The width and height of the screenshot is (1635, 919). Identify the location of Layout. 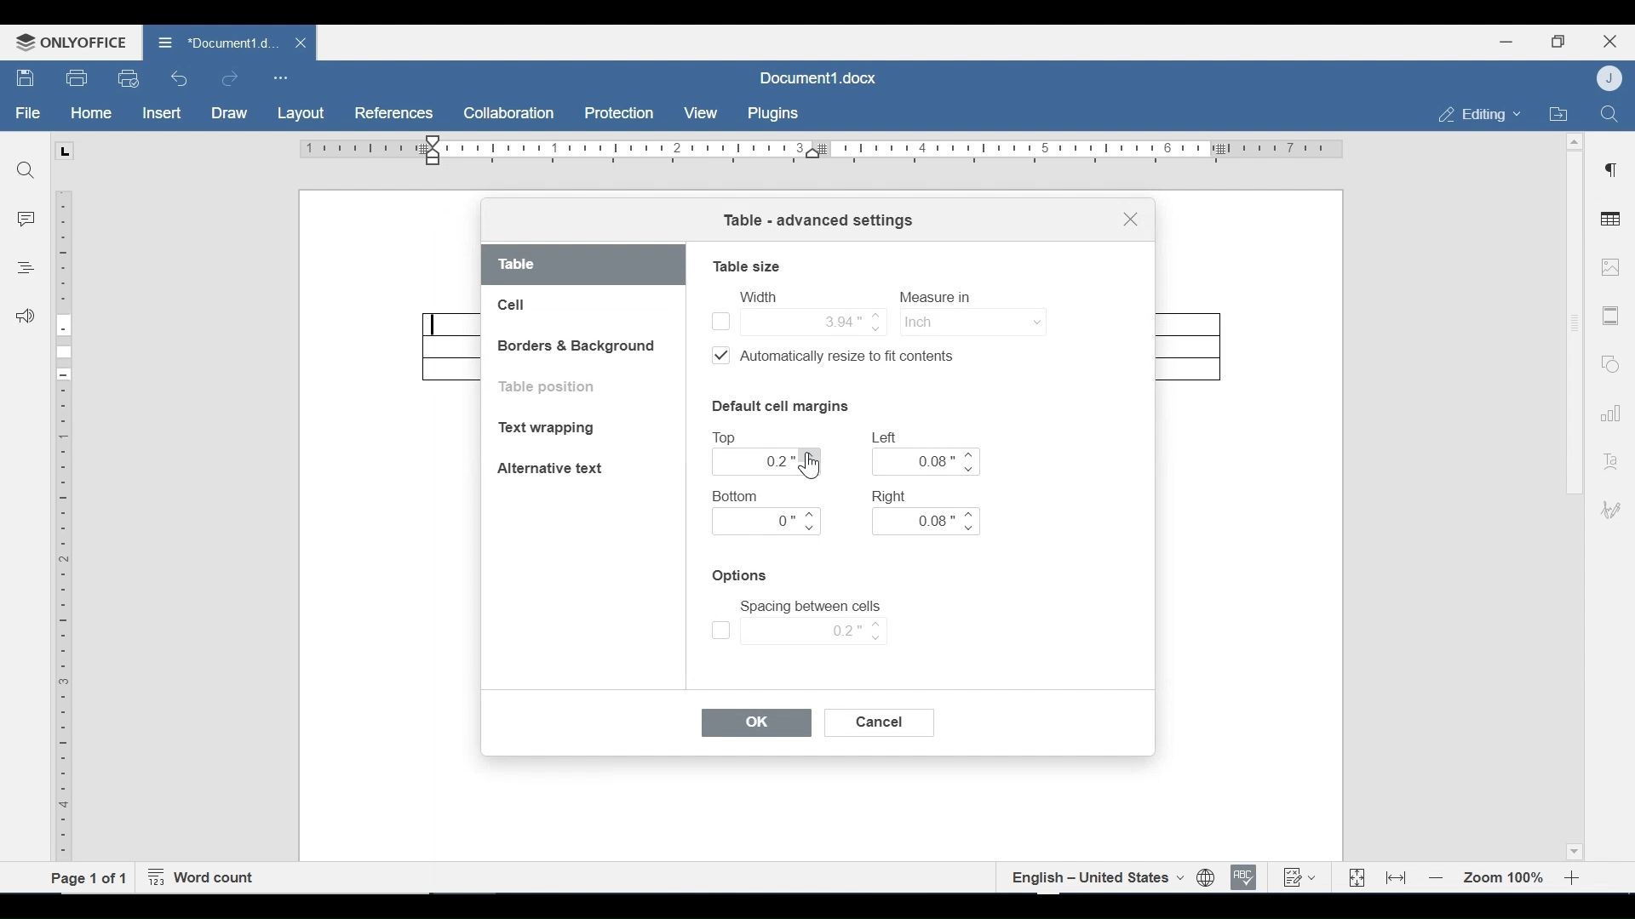
(301, 114).